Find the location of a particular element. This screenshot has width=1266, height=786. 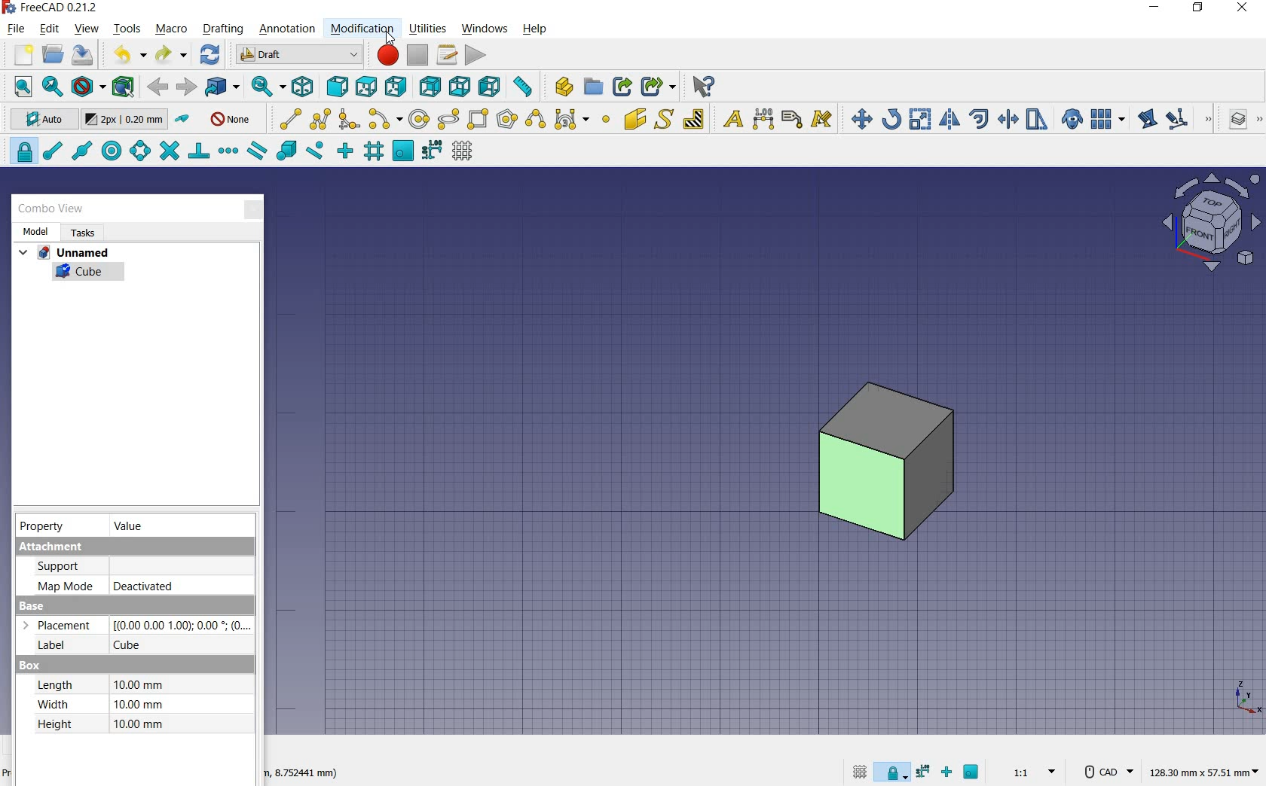

view plane options is located at coordinates (1210, 222).